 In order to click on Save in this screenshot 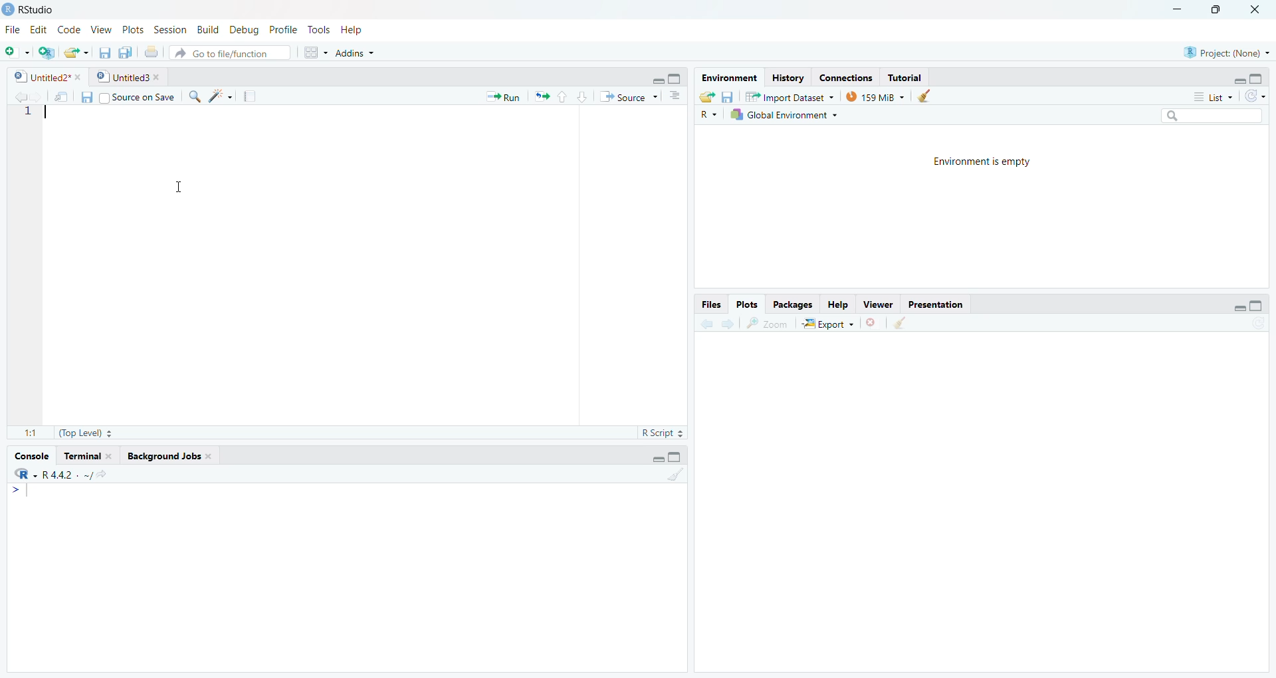, I will do `click(83, 99)`.